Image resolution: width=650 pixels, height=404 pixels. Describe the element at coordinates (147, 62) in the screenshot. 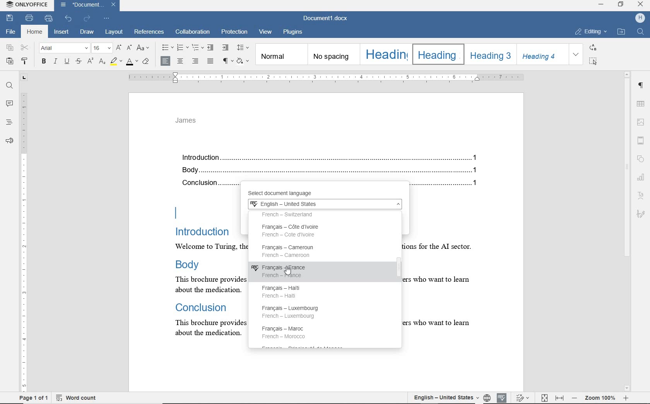

I see `clear style` at that location.